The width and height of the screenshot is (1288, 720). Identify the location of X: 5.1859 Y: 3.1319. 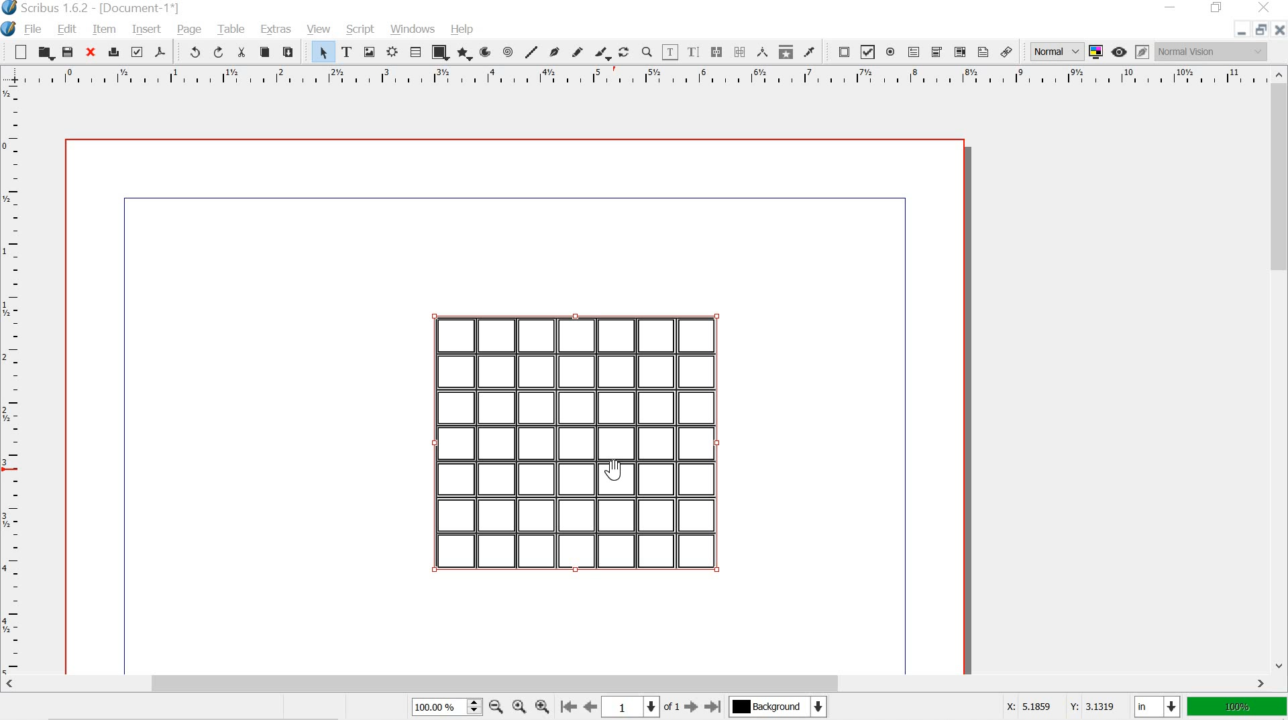
(1060, 708).